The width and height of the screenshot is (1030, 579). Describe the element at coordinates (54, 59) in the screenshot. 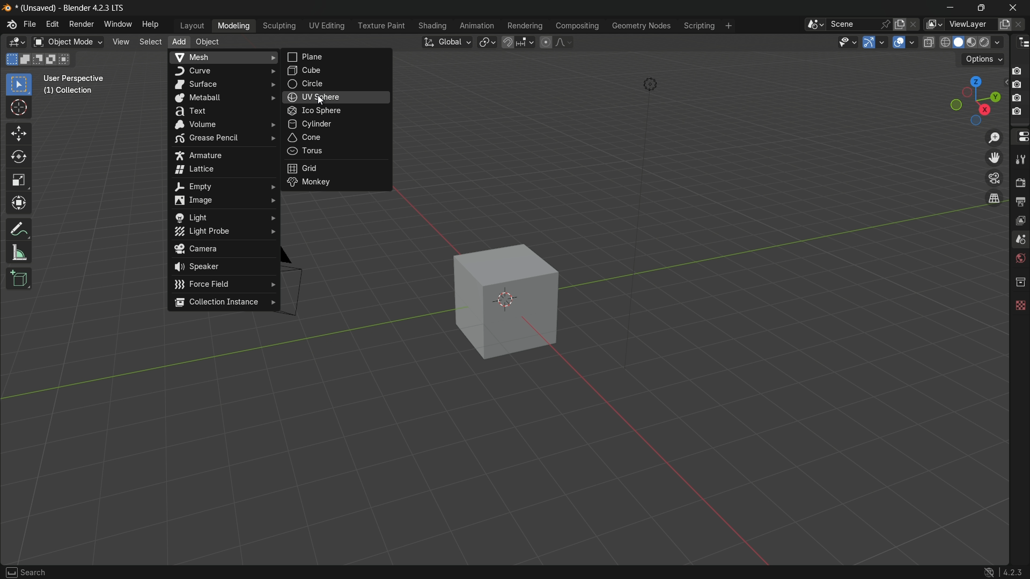

I see `invert existing selection` at that location.